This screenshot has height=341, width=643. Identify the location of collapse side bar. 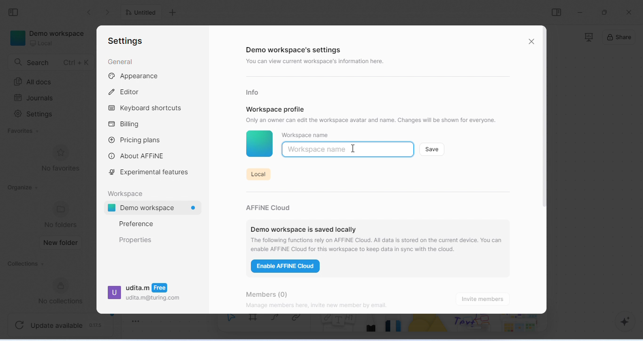
(16, 13).